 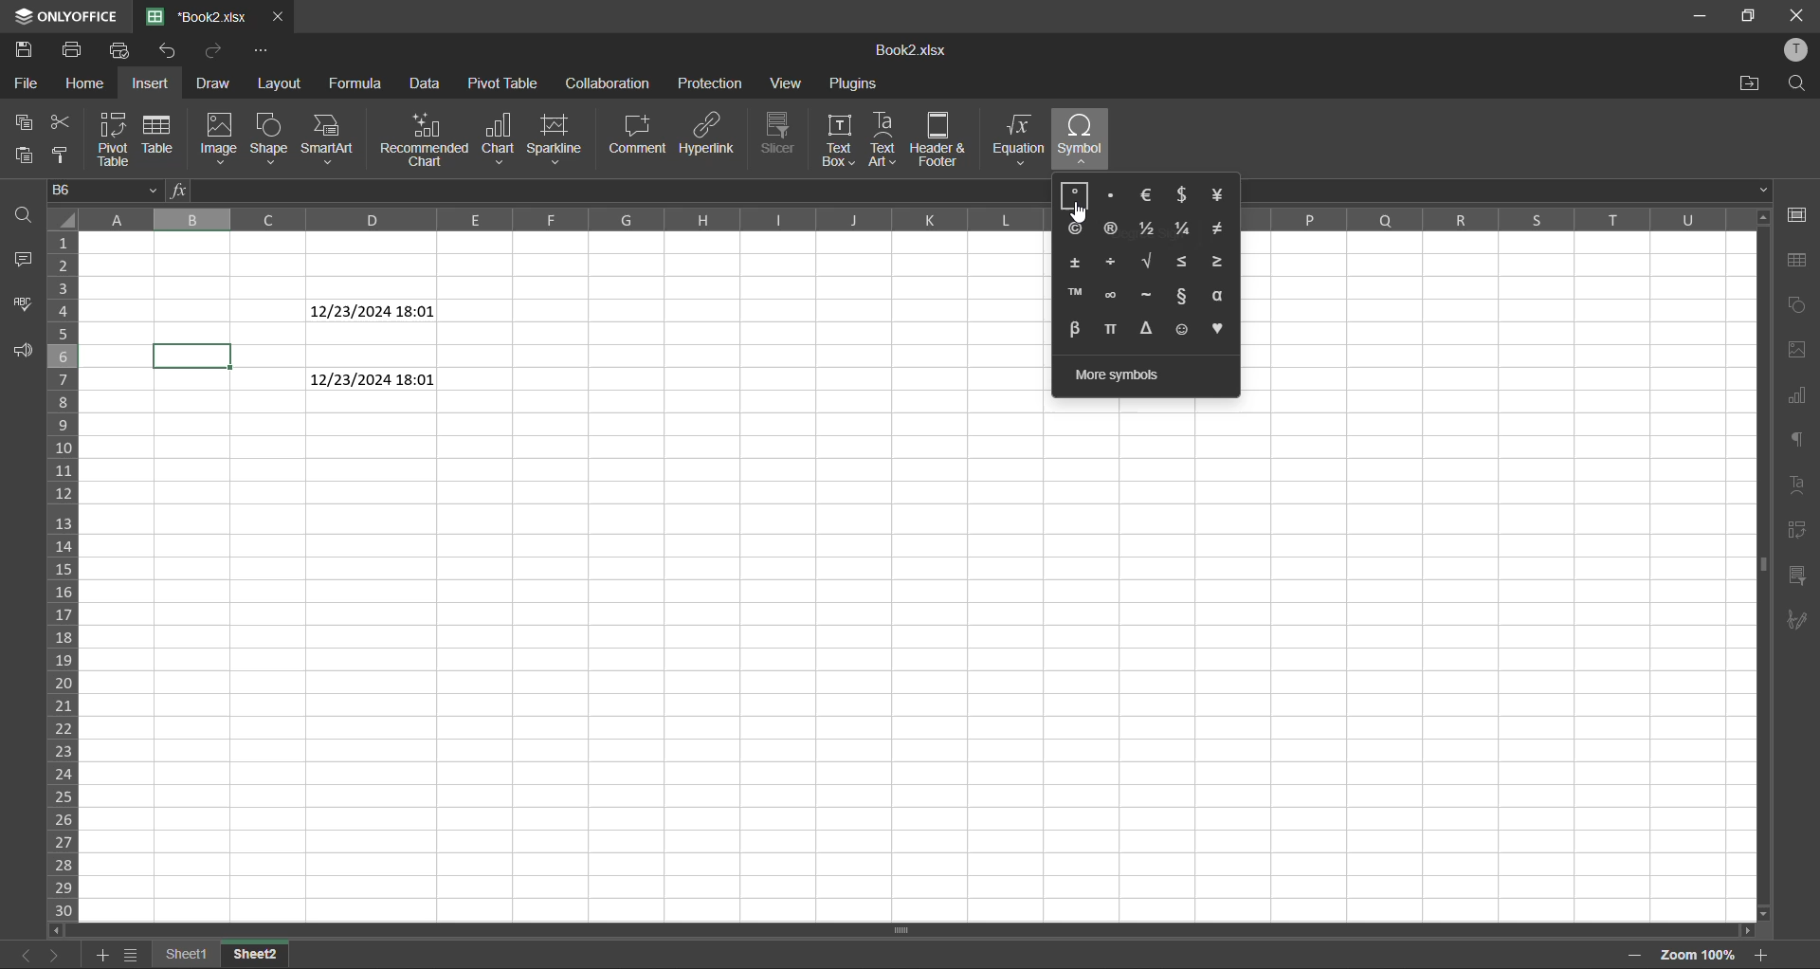 I want to click on quick print, so click(x=125, y=50).